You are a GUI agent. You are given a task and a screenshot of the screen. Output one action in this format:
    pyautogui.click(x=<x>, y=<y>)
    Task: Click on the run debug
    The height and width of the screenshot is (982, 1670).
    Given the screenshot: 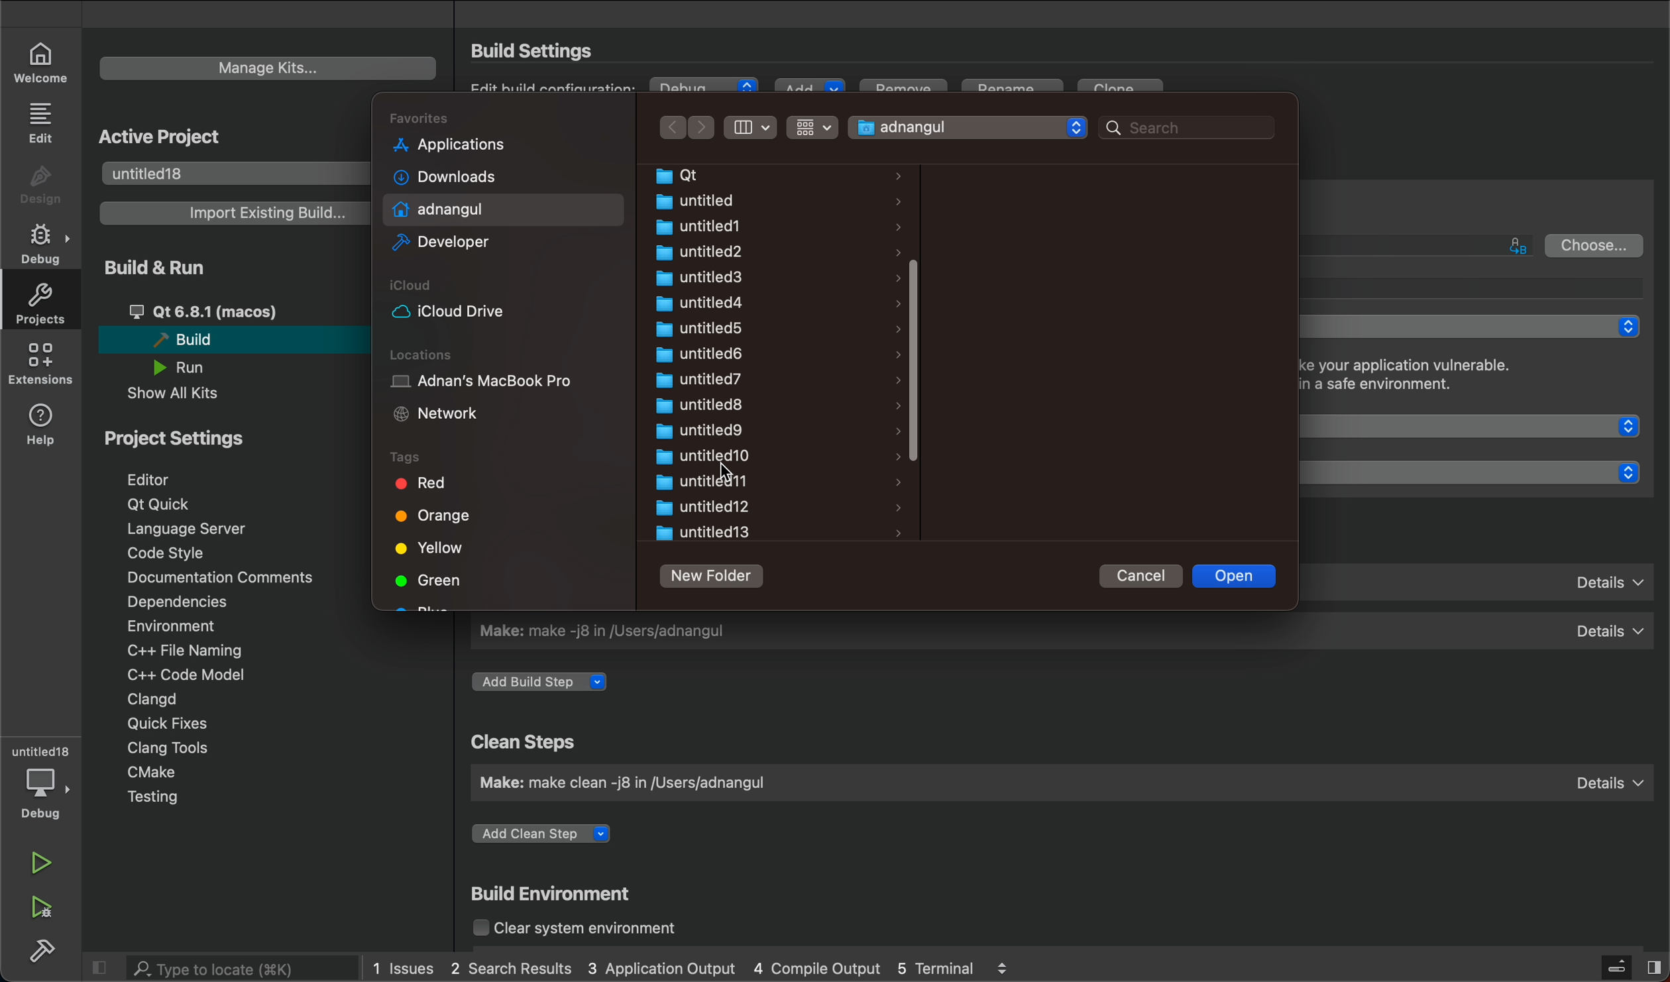 What is the action you would take?
    pyautogui.click(x=39, y=909)
    